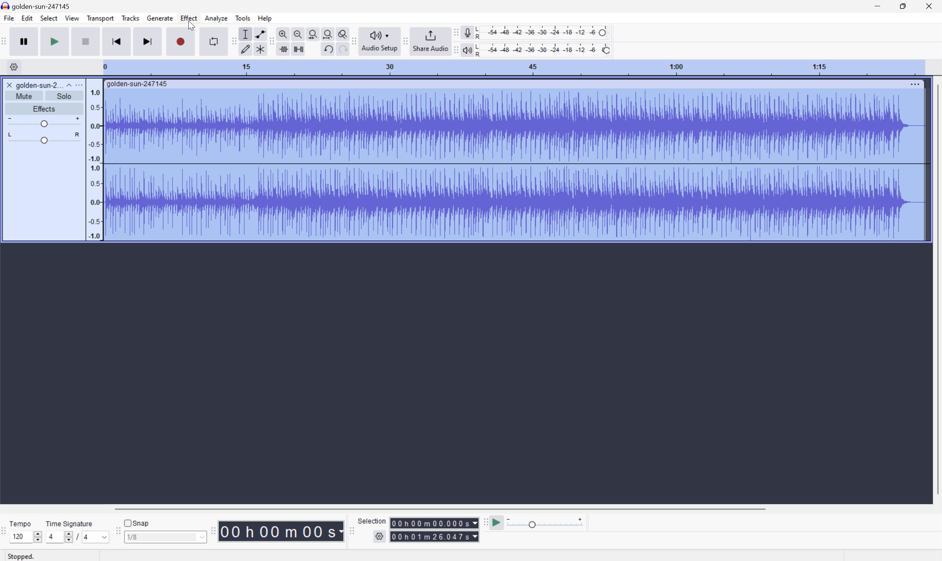 The width and height of the screenshot is (942, 561). Describe the element at coordinates (380, 42) in the screenshot. I see `Audio setup` at that location.